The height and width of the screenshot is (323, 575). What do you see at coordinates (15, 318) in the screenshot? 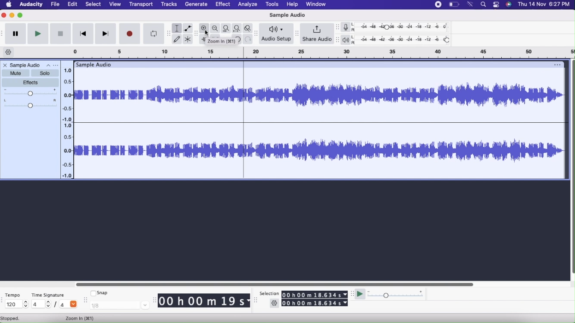
I see `stopped` at bounding box center [15, 318].